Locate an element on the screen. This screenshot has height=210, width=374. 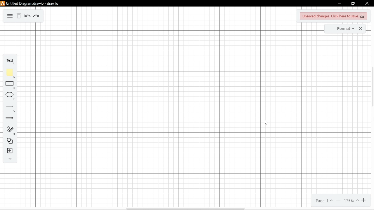
Untitled Diagram.drawio - draw.io is located at coordinates (33, 3).